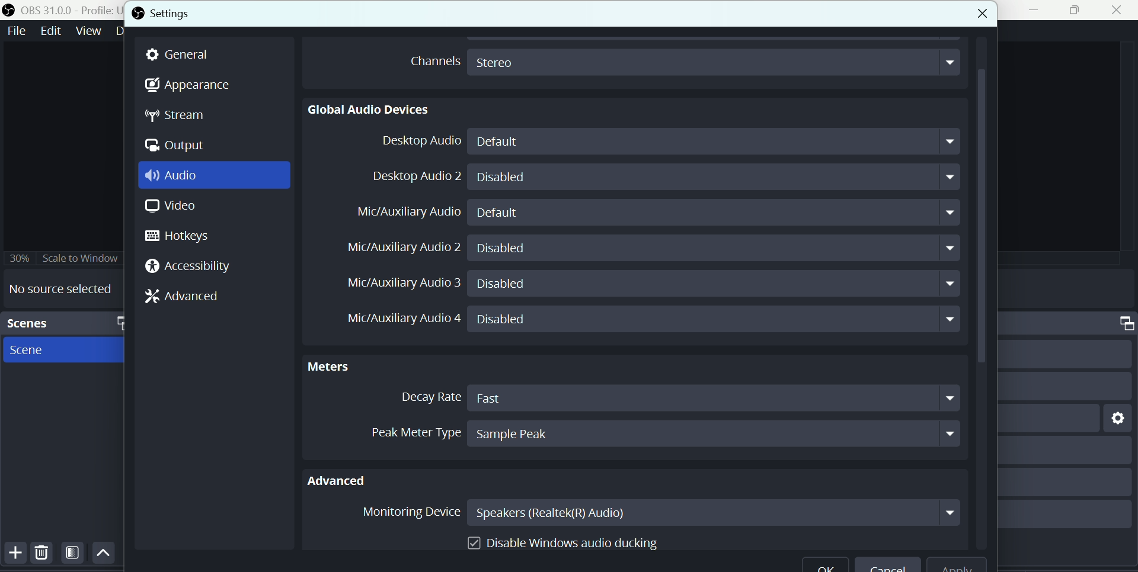  I want to click on Speakers Realtek R audio, so click(714, 512).